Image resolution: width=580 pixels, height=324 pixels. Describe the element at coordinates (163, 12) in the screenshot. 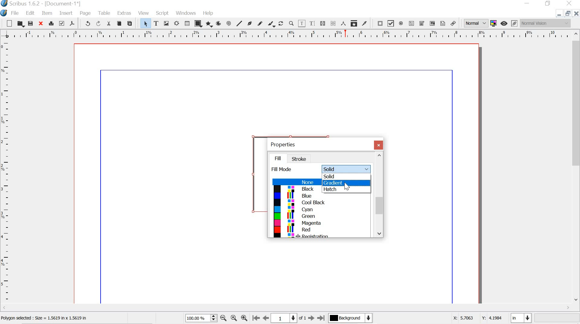

I see `script` at that location.